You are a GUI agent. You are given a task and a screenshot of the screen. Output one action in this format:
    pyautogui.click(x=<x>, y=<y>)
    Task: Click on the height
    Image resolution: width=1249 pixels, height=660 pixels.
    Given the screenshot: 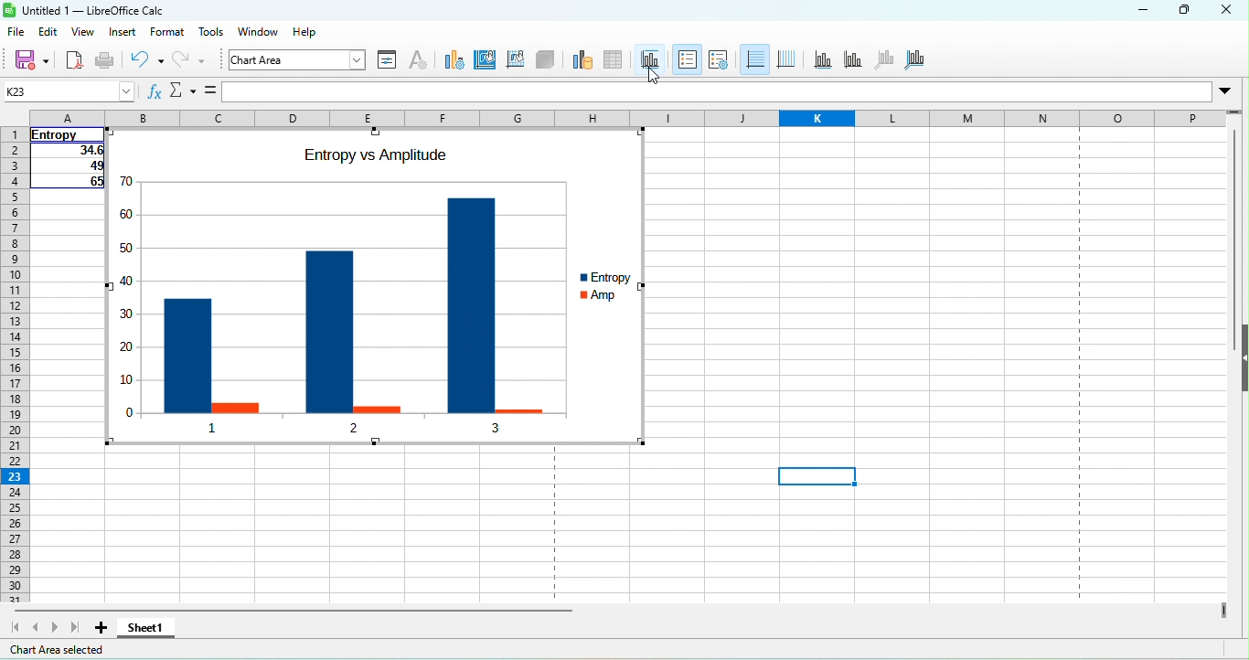 What is the action you would take?
    pyautogui.click(x=1241, y=359)
    